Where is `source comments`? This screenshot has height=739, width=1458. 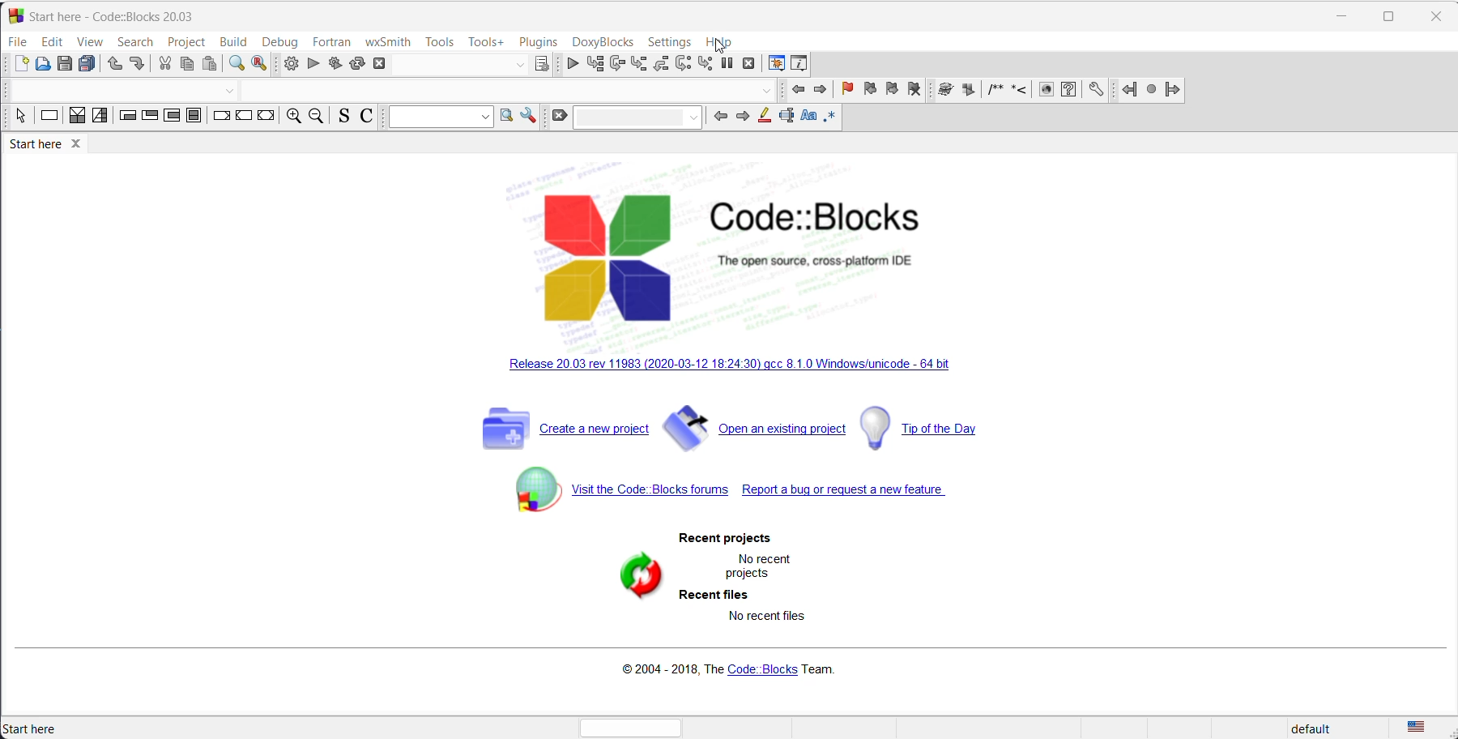
source comments is located at coordinates (342, 117).